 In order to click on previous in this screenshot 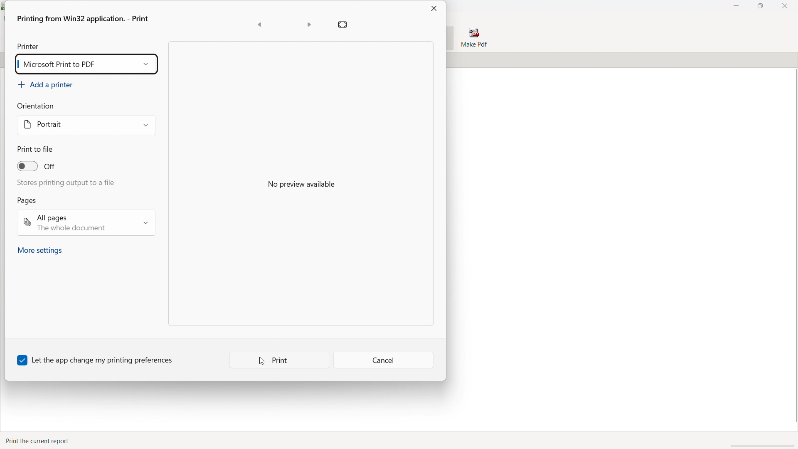, I will do `click(259, 25)`.